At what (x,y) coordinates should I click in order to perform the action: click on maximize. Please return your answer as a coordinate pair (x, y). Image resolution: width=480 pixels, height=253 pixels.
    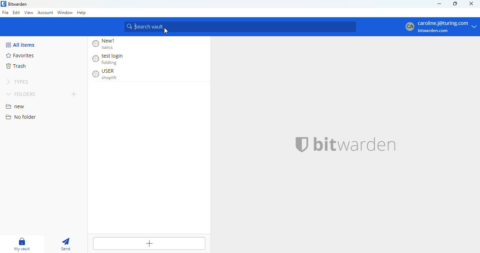
    Looking at the image, I should click on (455, 4).